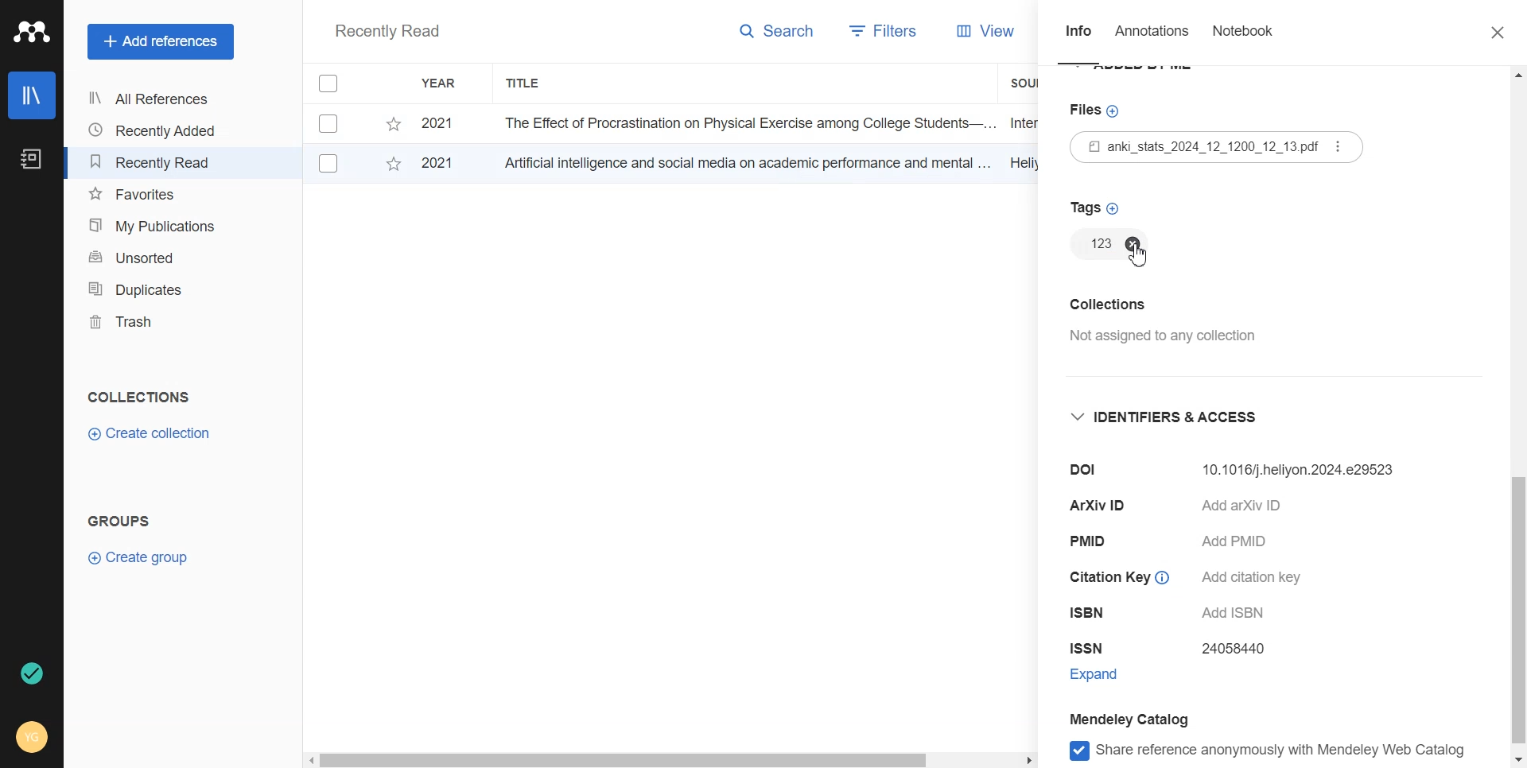  Describe the element at coordinates (1490, 33) in the screenshot. I see `Close ` at that location.